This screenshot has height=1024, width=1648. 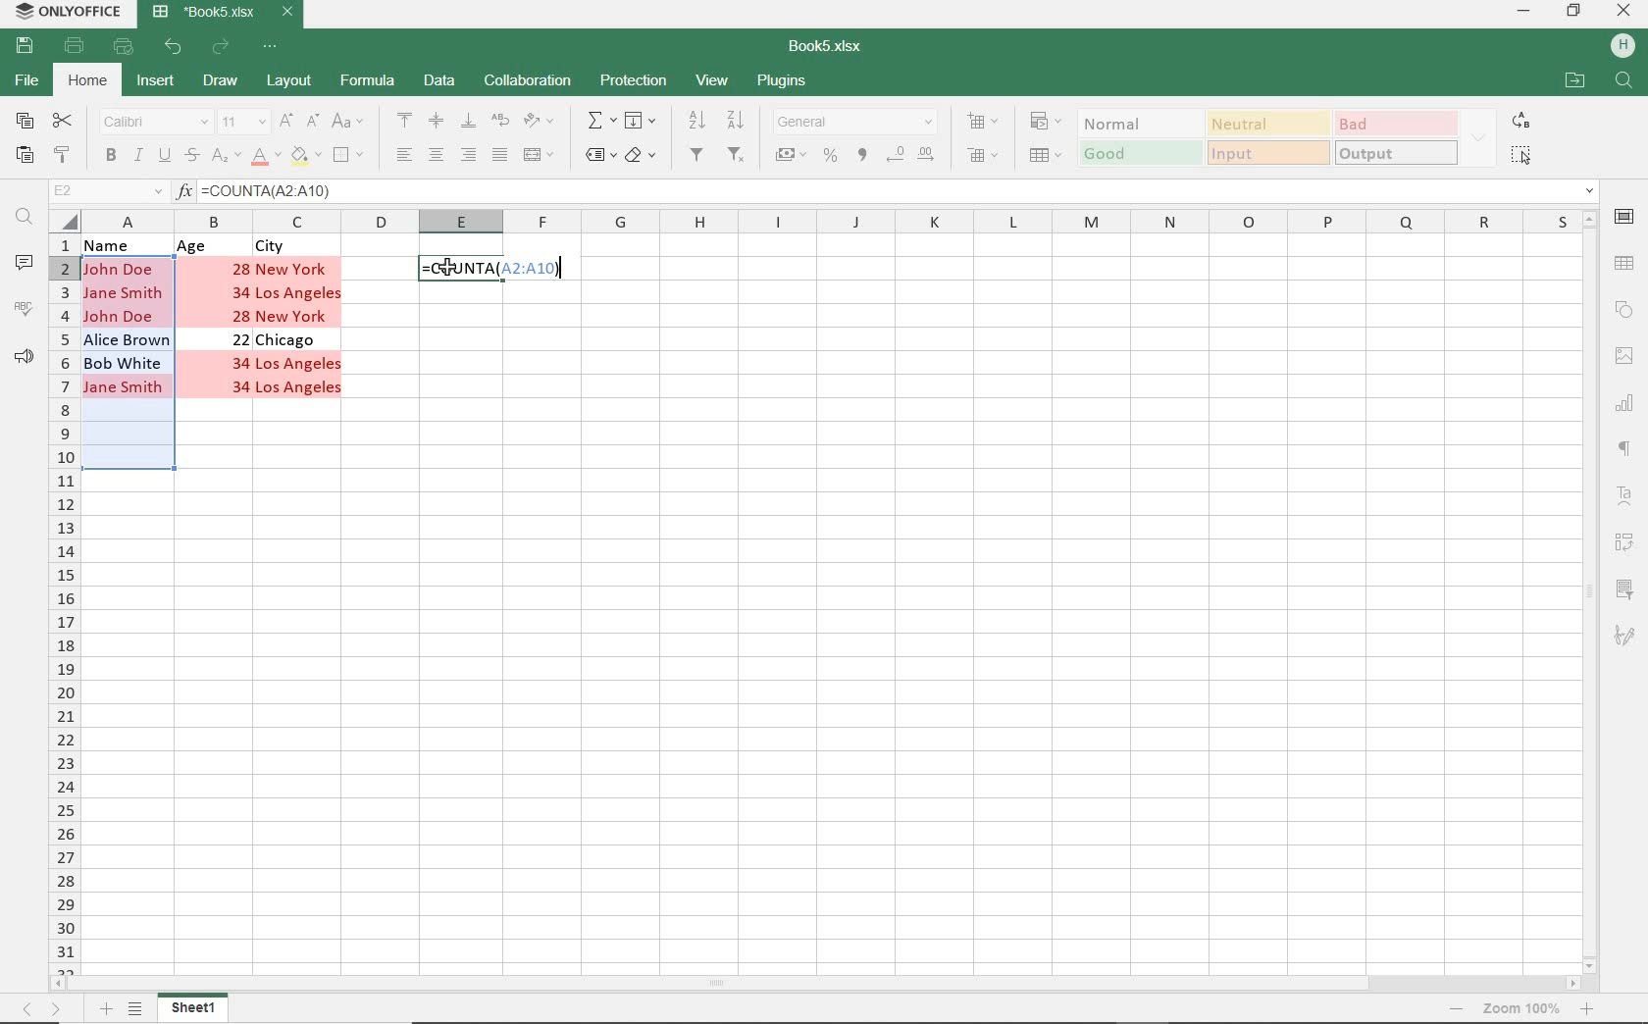 What do you see at coordinates (501, 125) in the screenshot?
I see `WRAP TEXT` at bounding box center [501, 125].